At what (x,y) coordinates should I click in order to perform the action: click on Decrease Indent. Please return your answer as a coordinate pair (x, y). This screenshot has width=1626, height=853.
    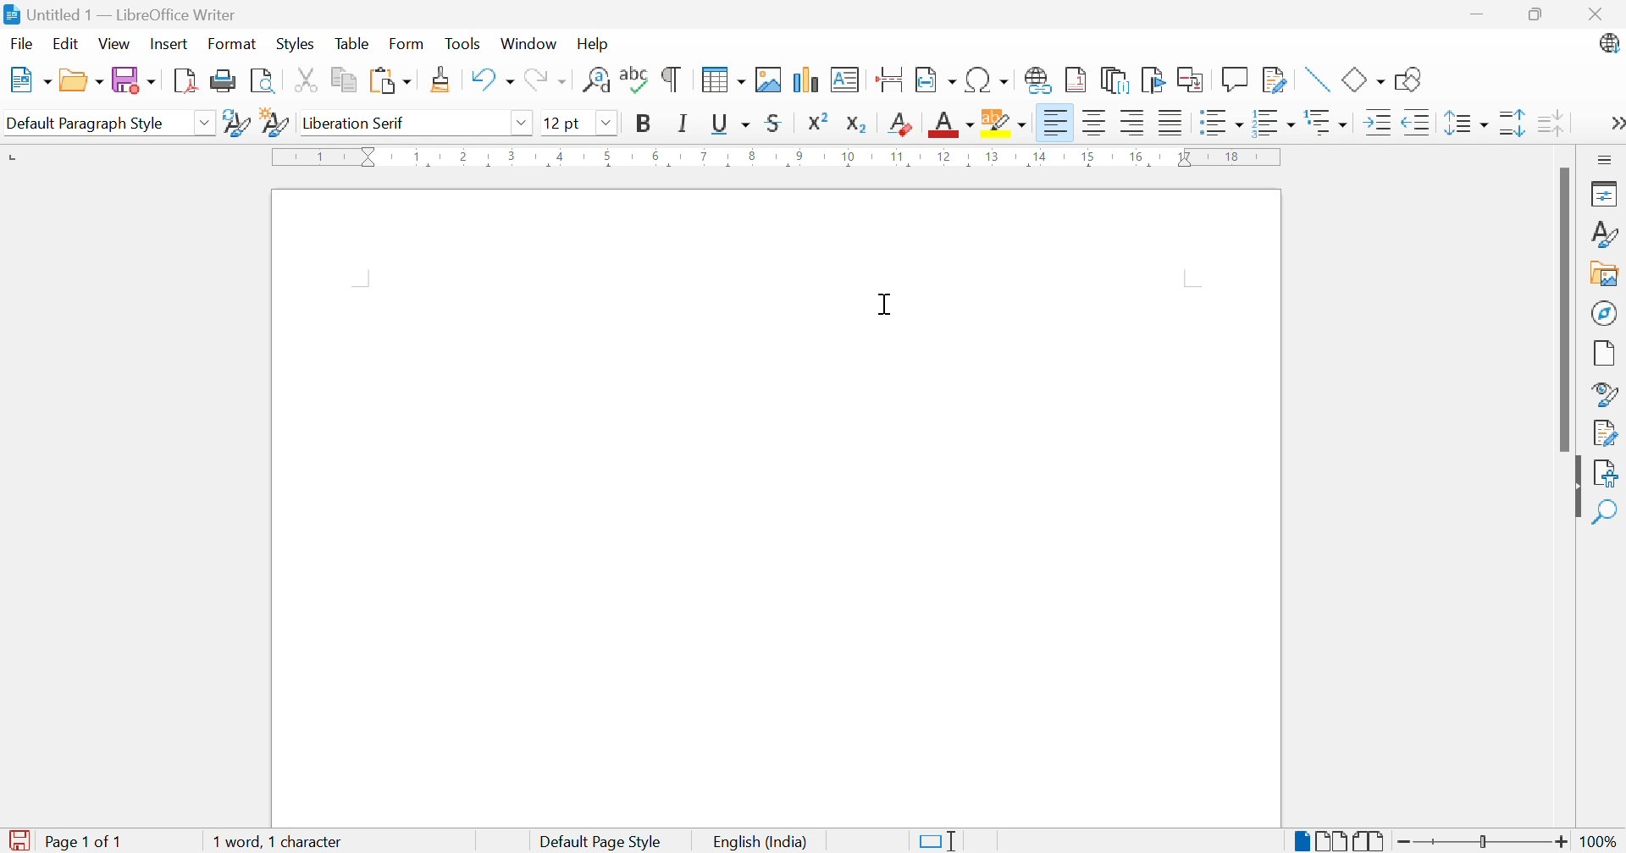
    Looking at the image, I should click on (1419, 123).